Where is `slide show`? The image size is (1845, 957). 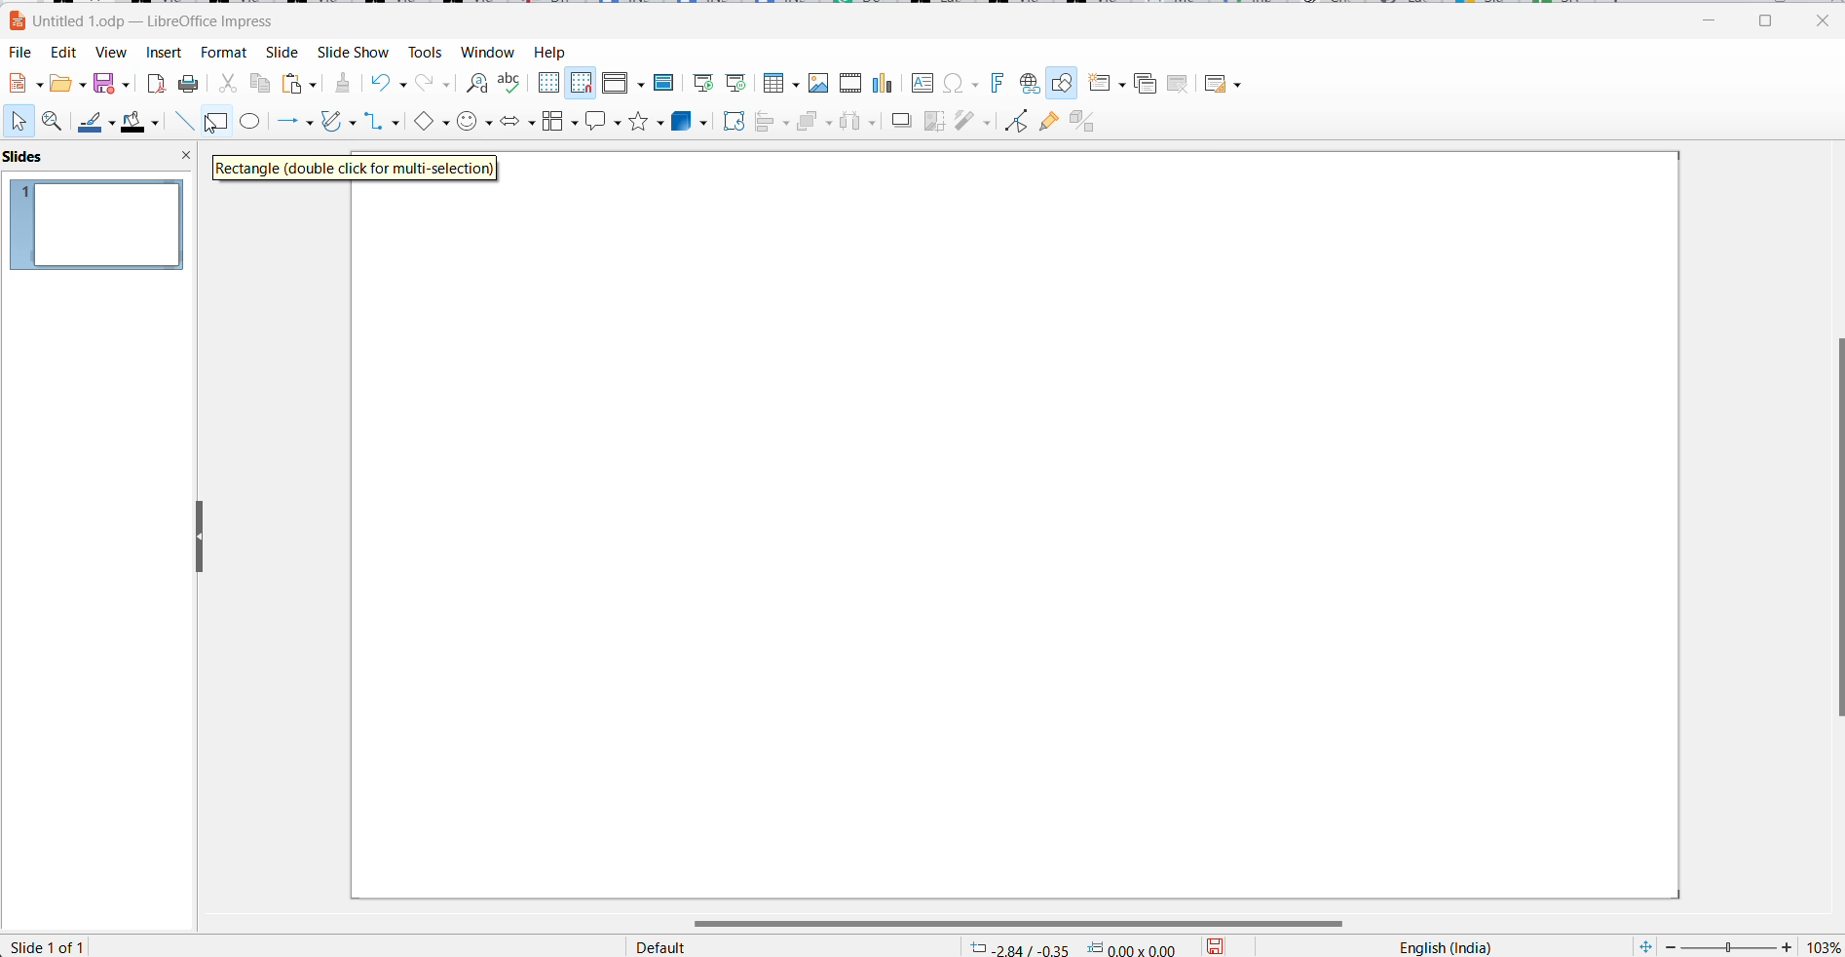
slide show is located at coordinates (352, 54).